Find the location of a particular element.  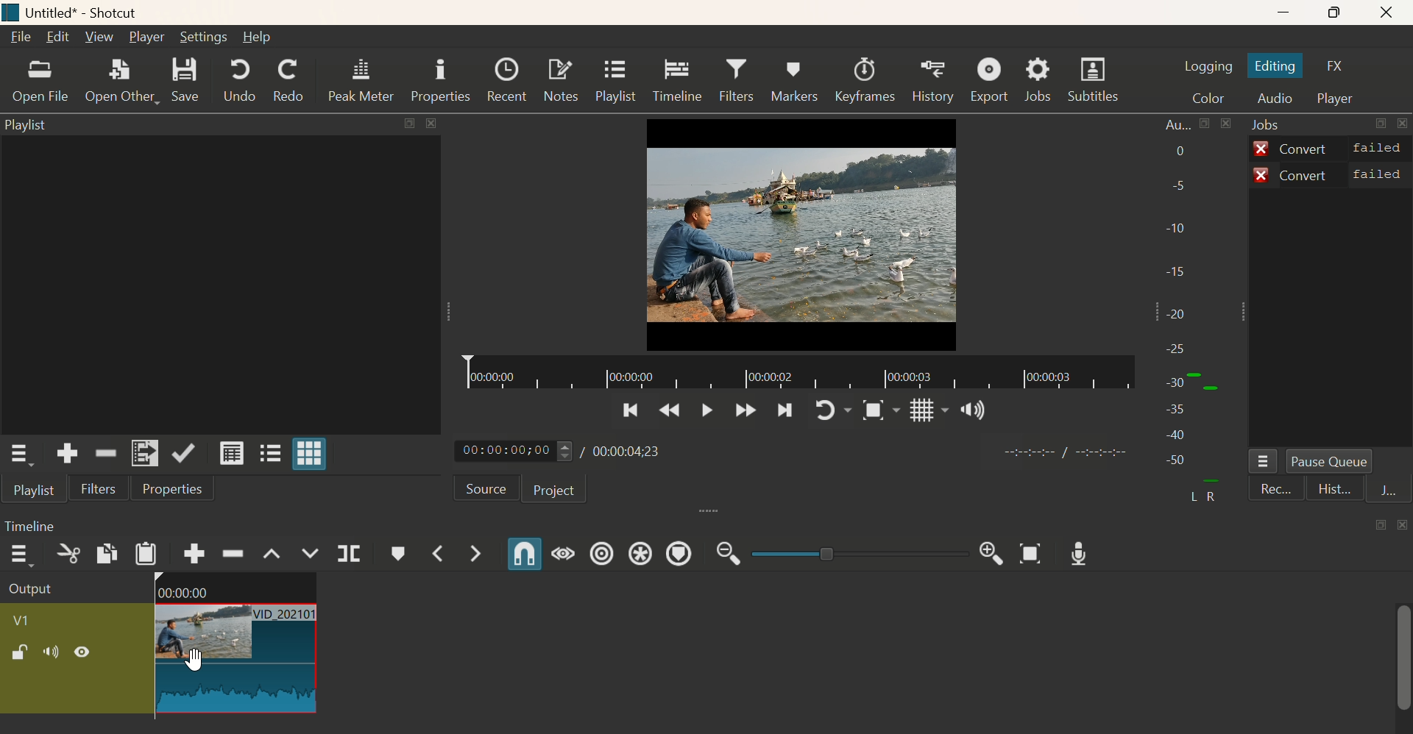

 is located at coordinates (561, 490).